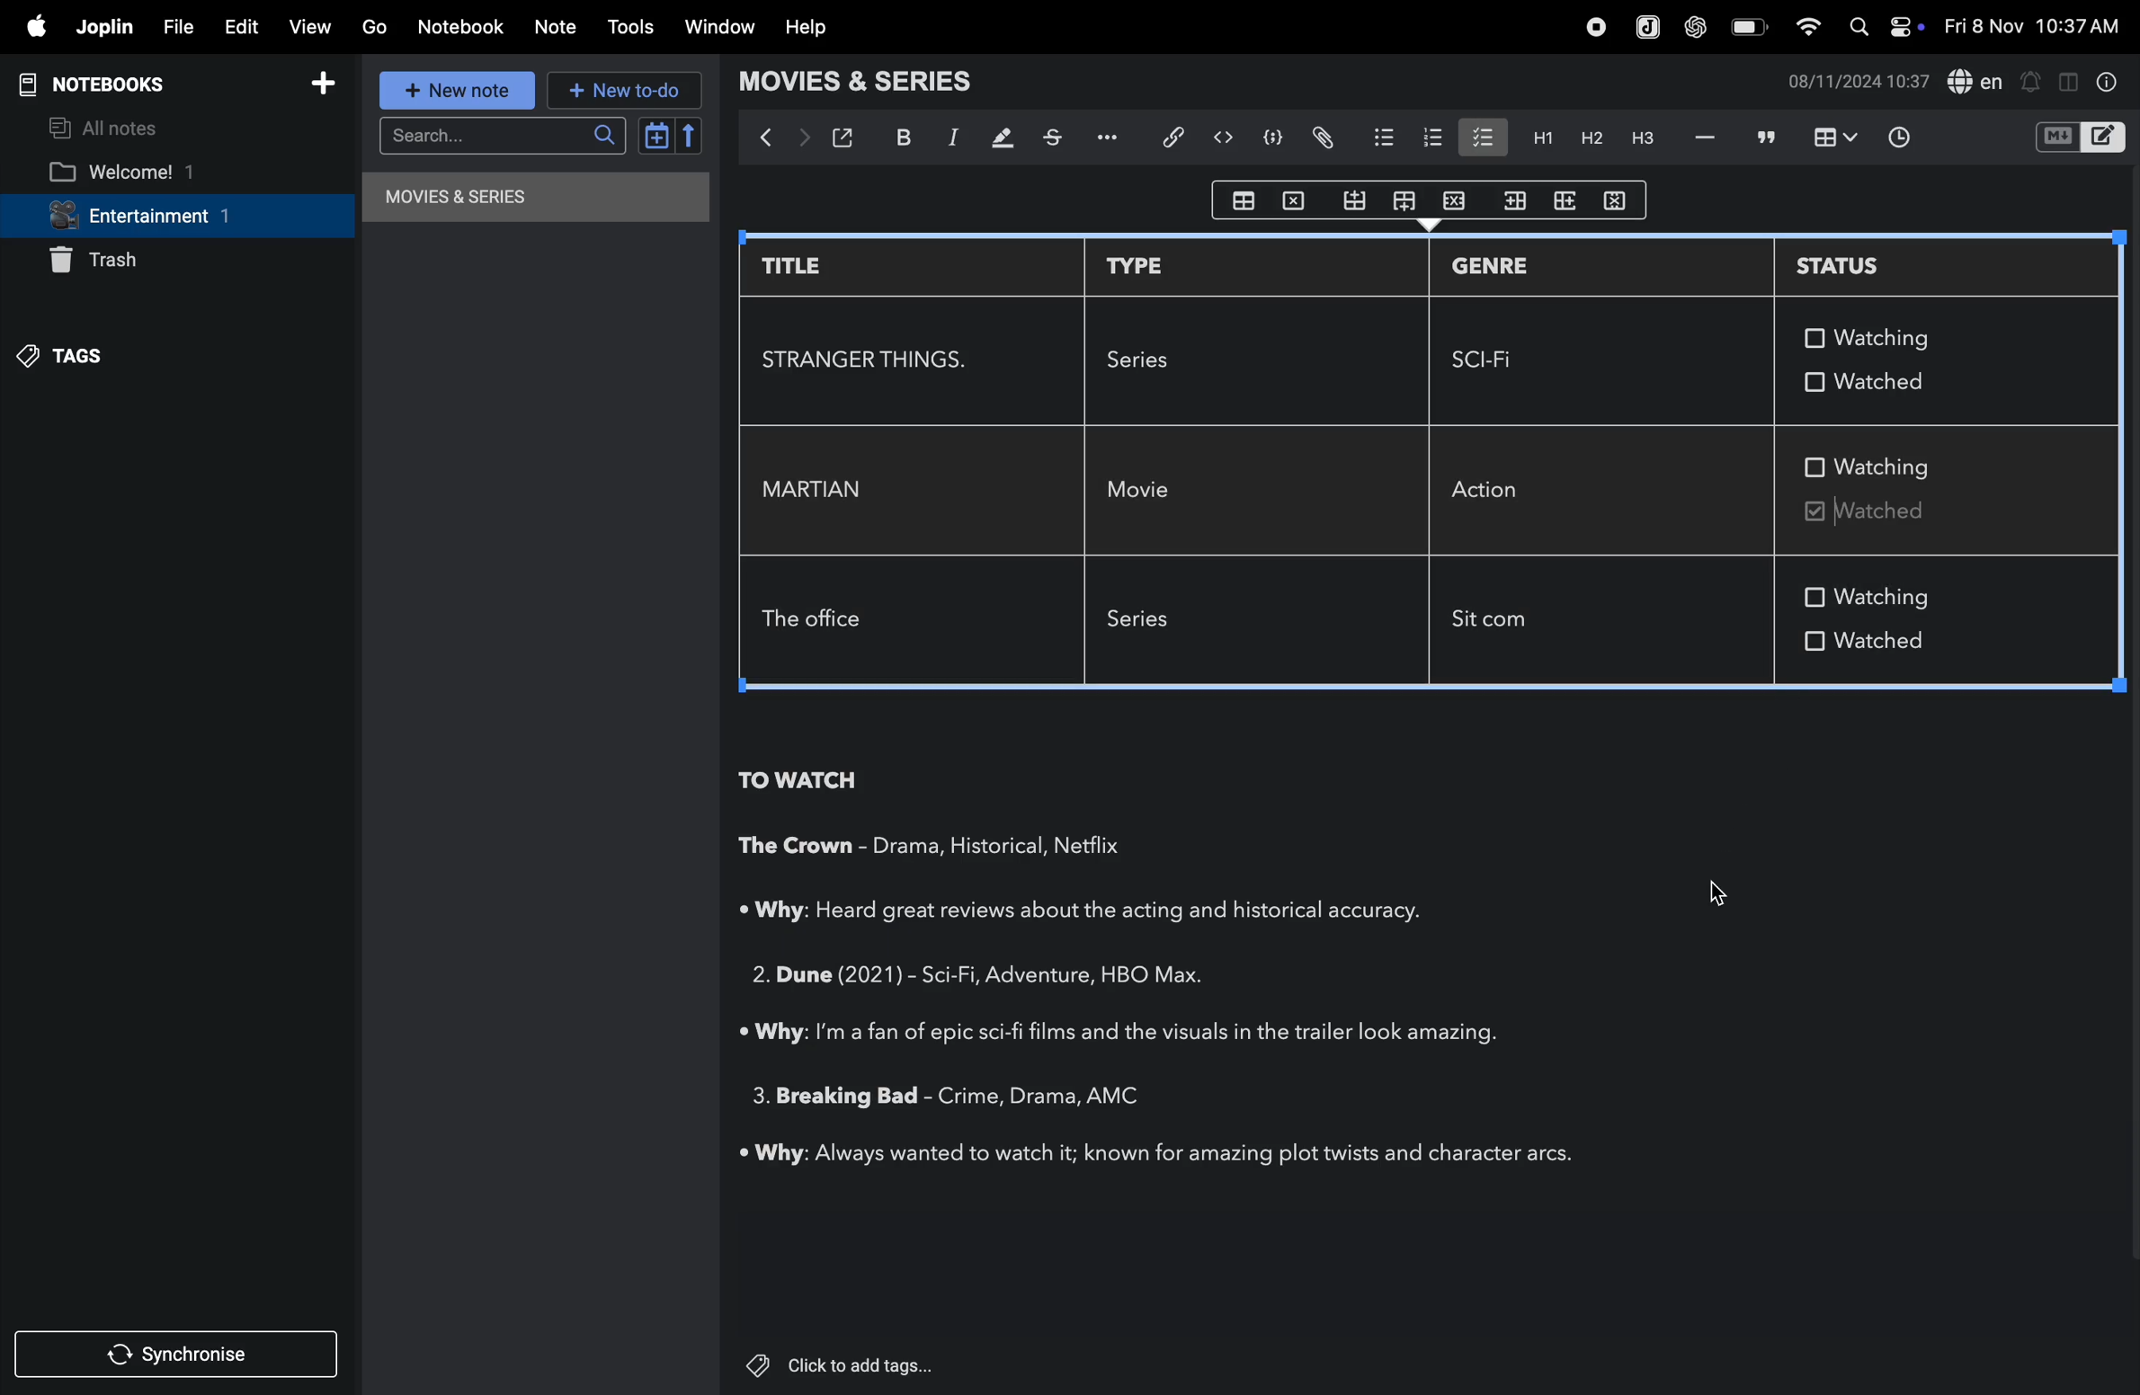 The height and width of the screenshot is (1395, 2140). I want to click on toggle editors, so click(2082, 135).